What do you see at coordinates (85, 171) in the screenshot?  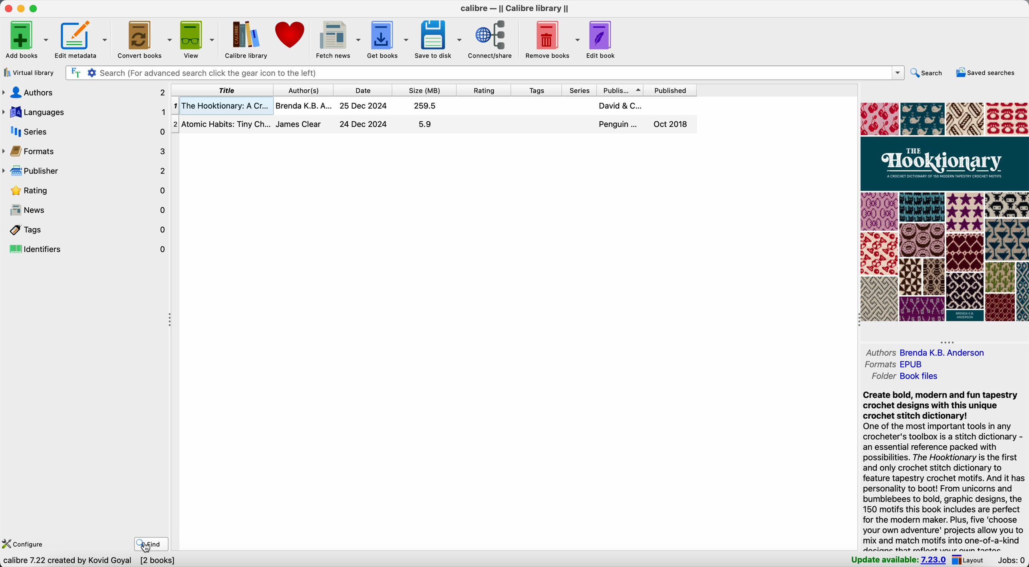 I see `publisher` at bounding box center [85, 171].